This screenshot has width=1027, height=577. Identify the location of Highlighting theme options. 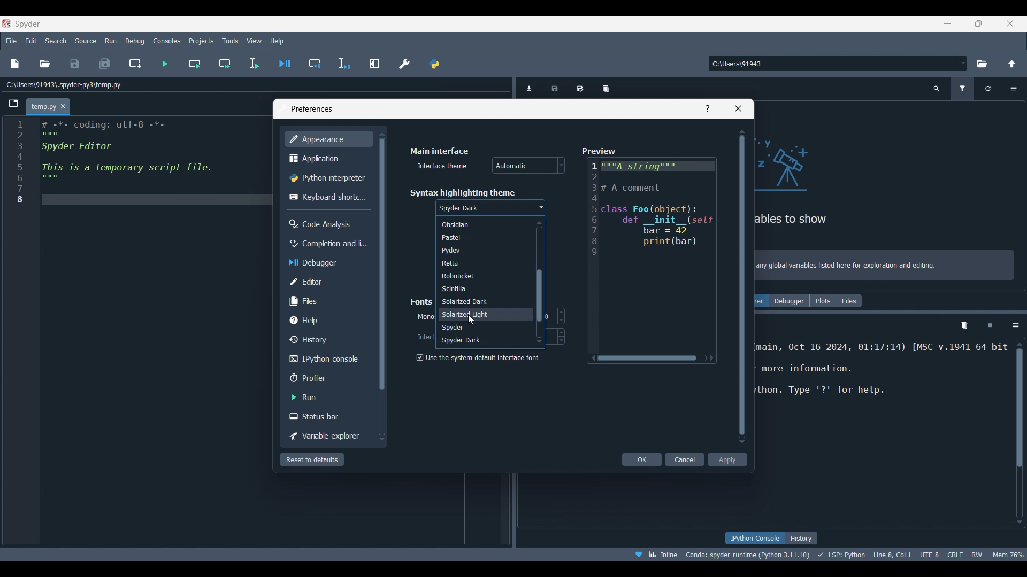
(490, 208).